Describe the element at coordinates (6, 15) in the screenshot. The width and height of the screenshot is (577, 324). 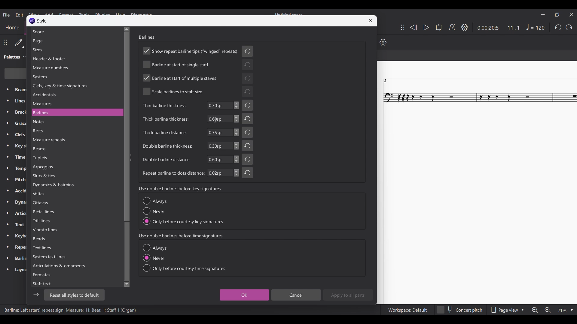
I see `File menu` at that location.